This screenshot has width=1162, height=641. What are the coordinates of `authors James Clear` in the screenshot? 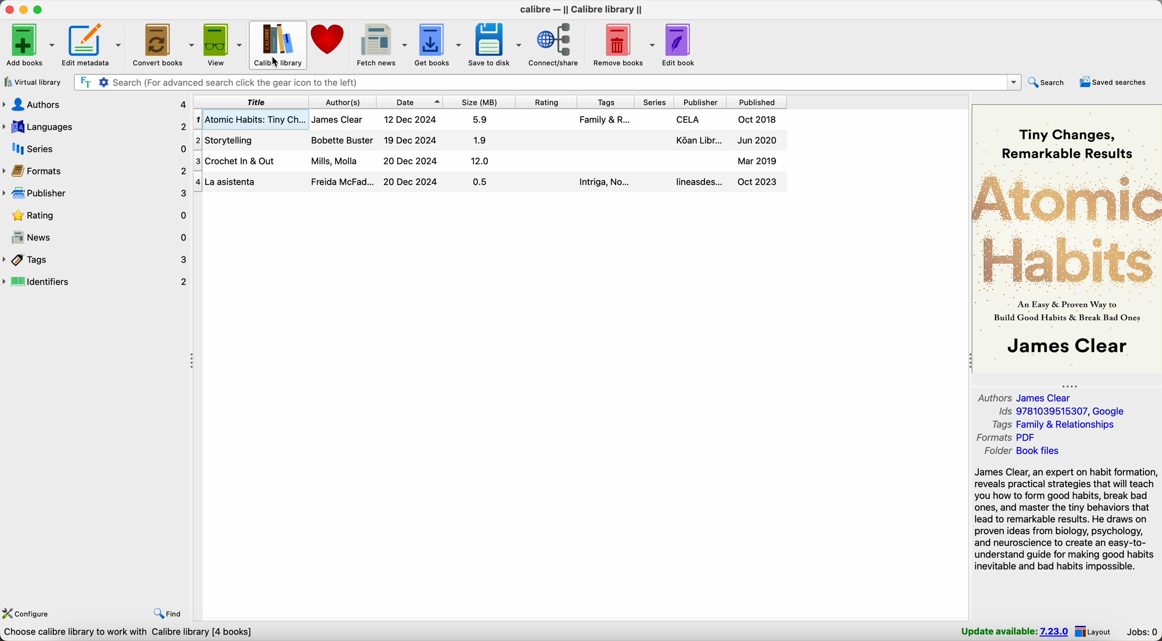 It's located at (1025, 397).